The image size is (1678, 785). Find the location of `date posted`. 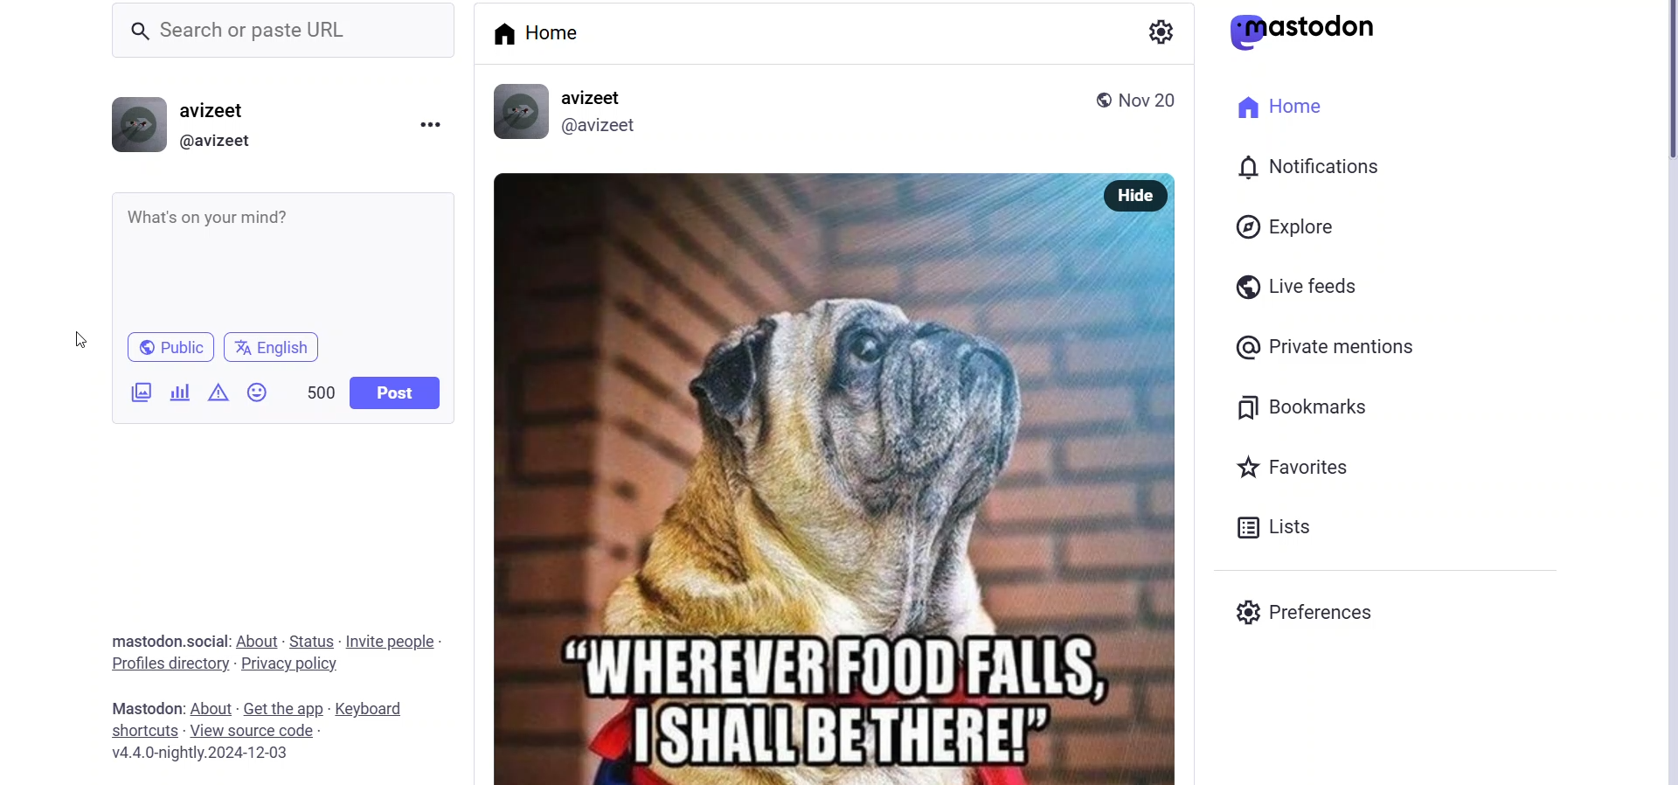

date posted is located at coordinates (1154, 104).